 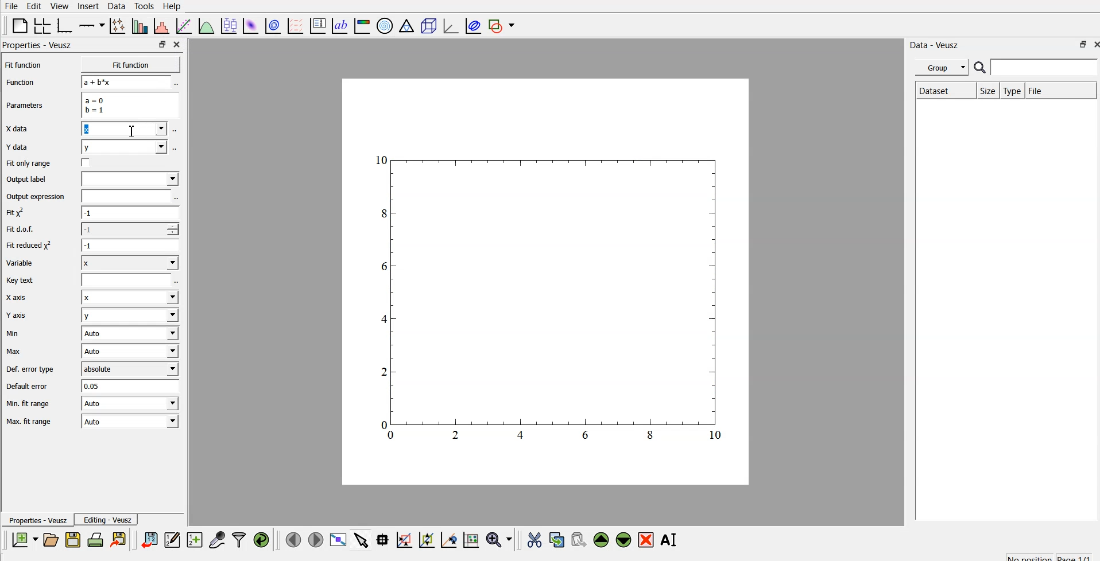 I want to click on 3d graph, so click(x=452, y=26).